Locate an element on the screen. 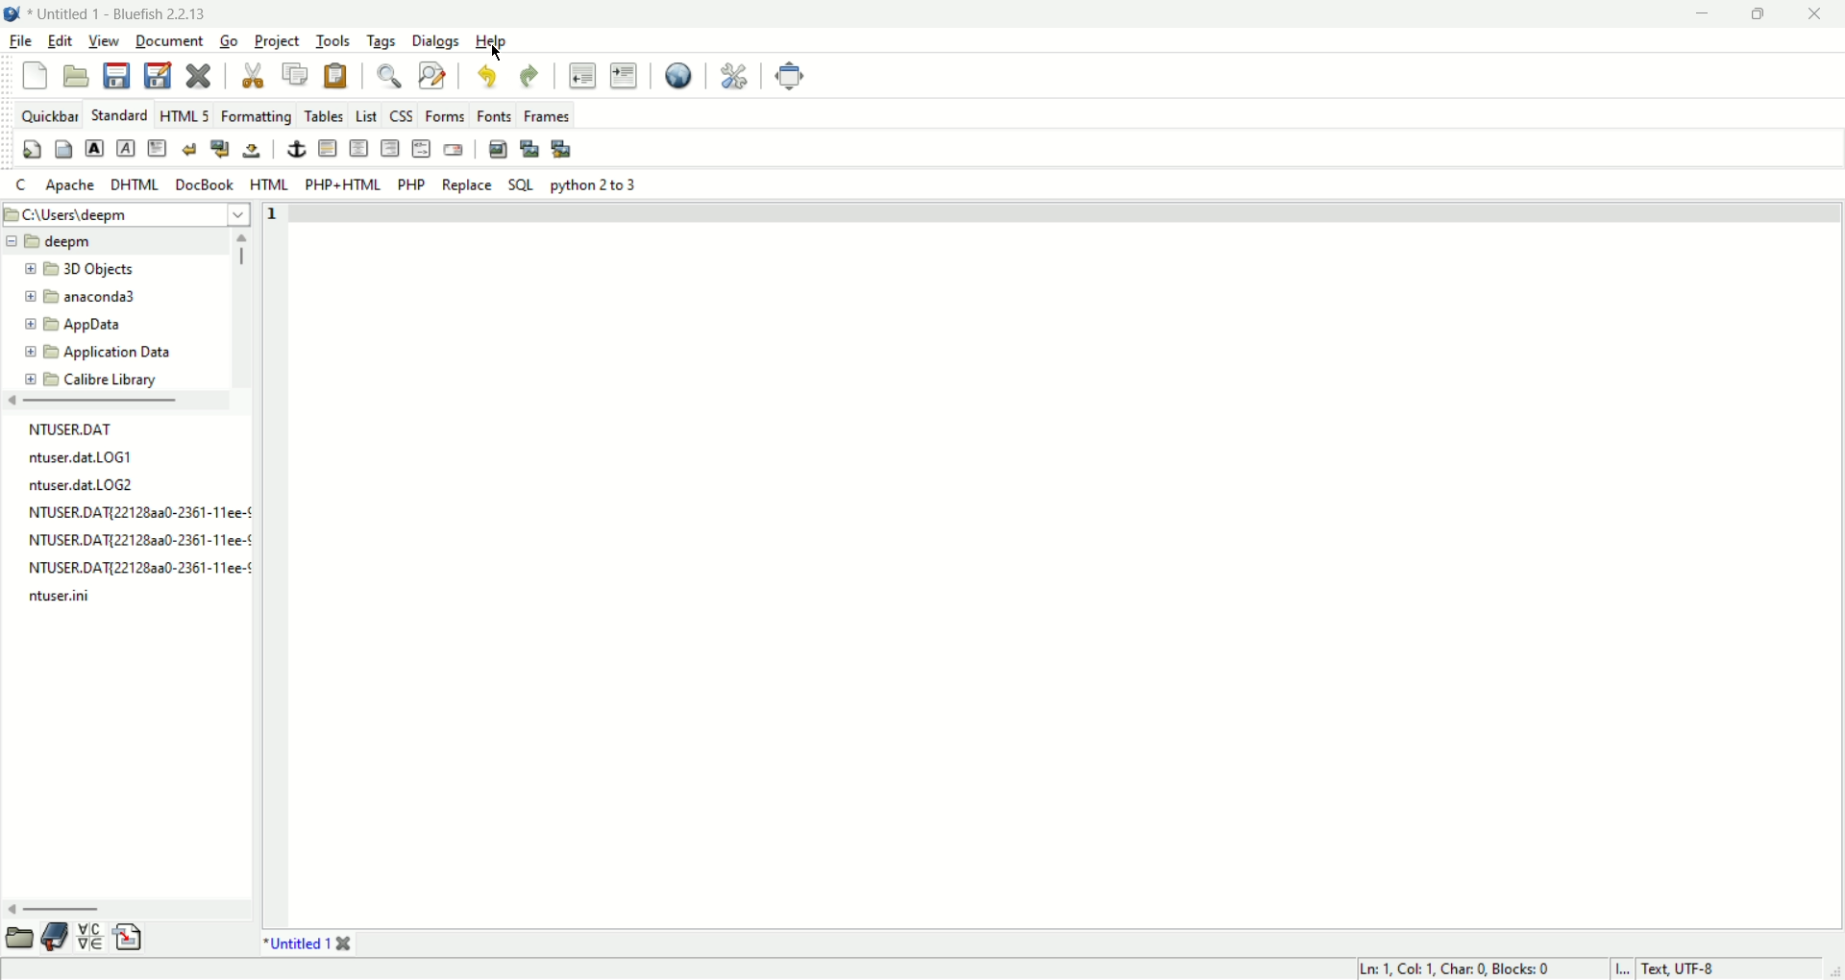 The height and width of the screenshot is (980, 1845). line number is located at coordinates (275, 563).